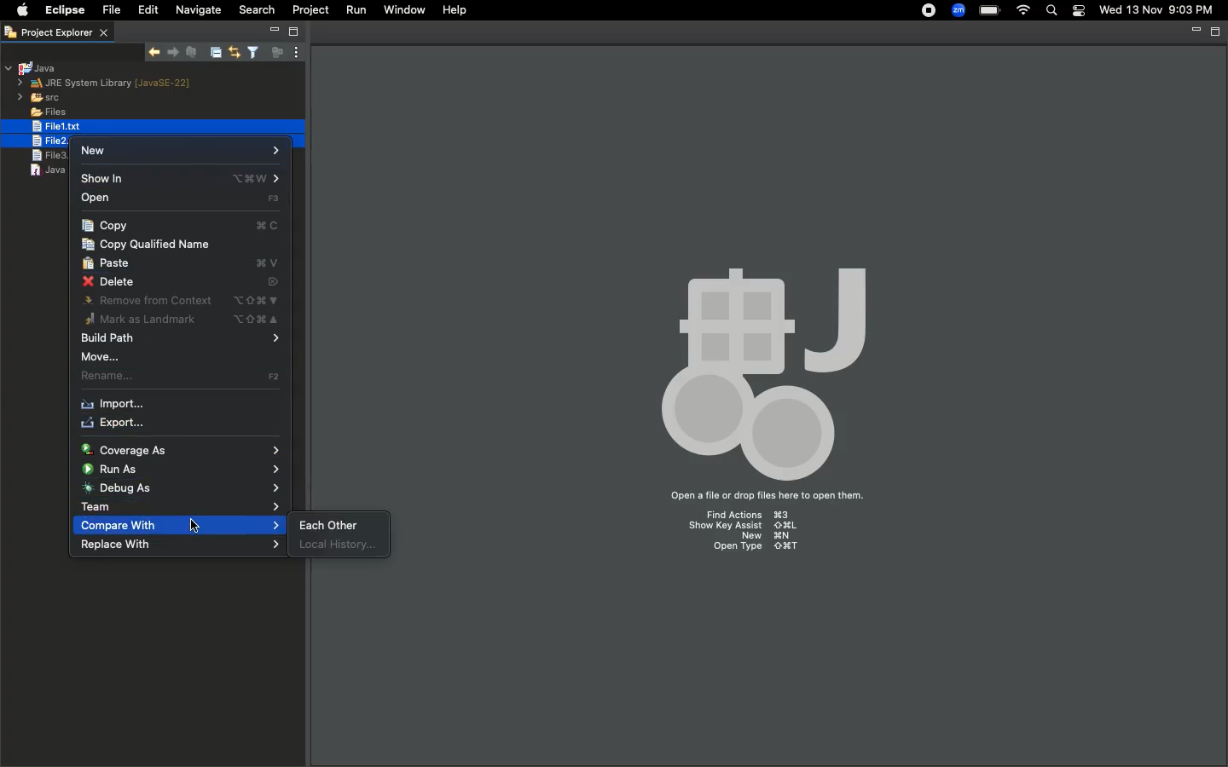  I want to click on file3.text, so click(37, 159).